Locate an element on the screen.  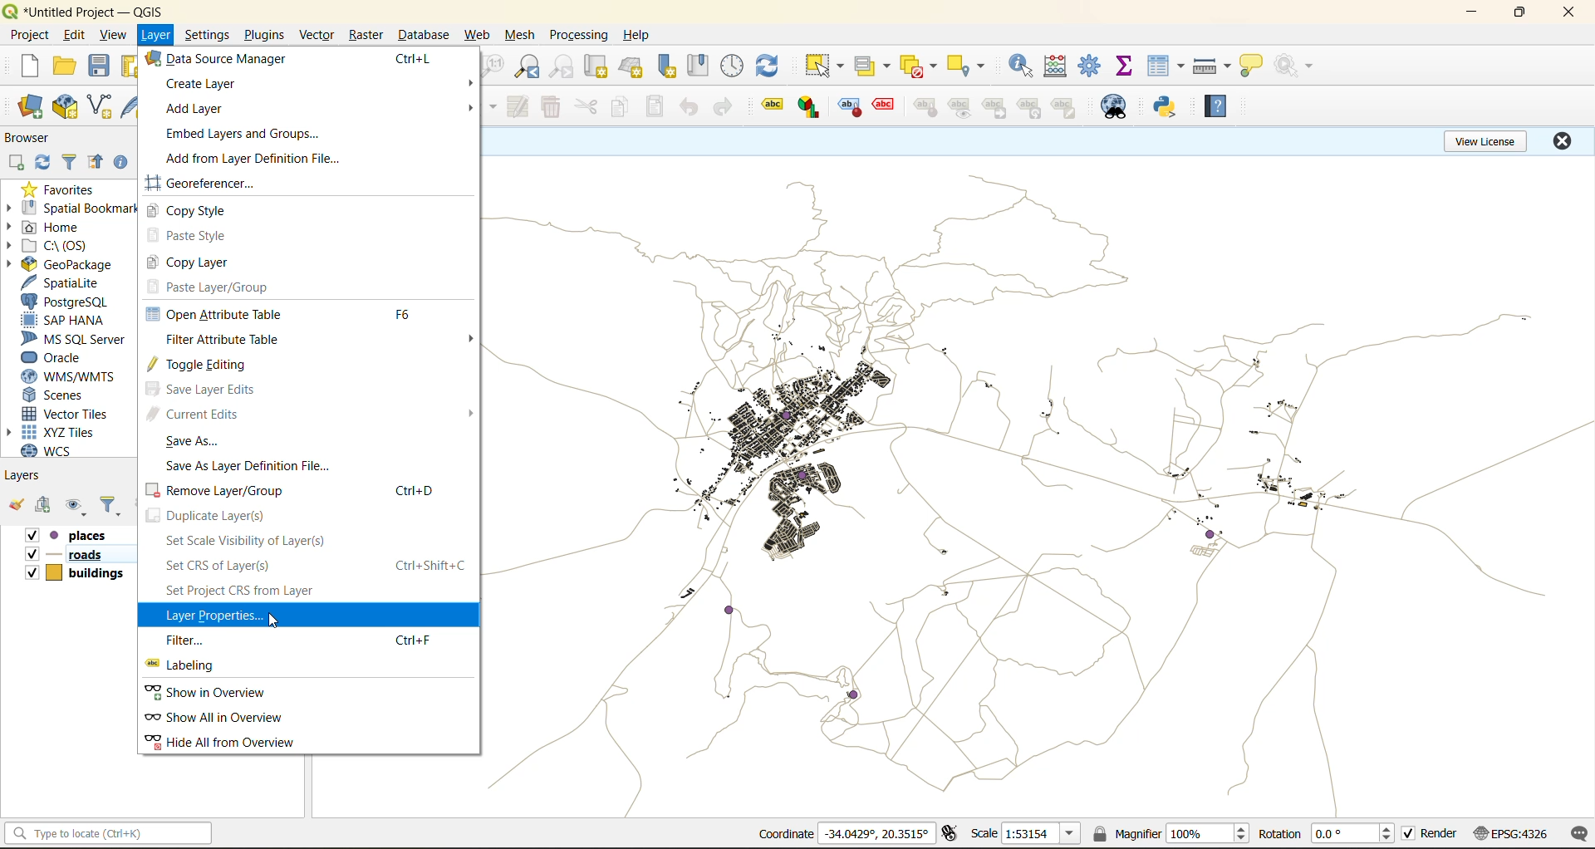
layers is located at coordinates (1035, 486).